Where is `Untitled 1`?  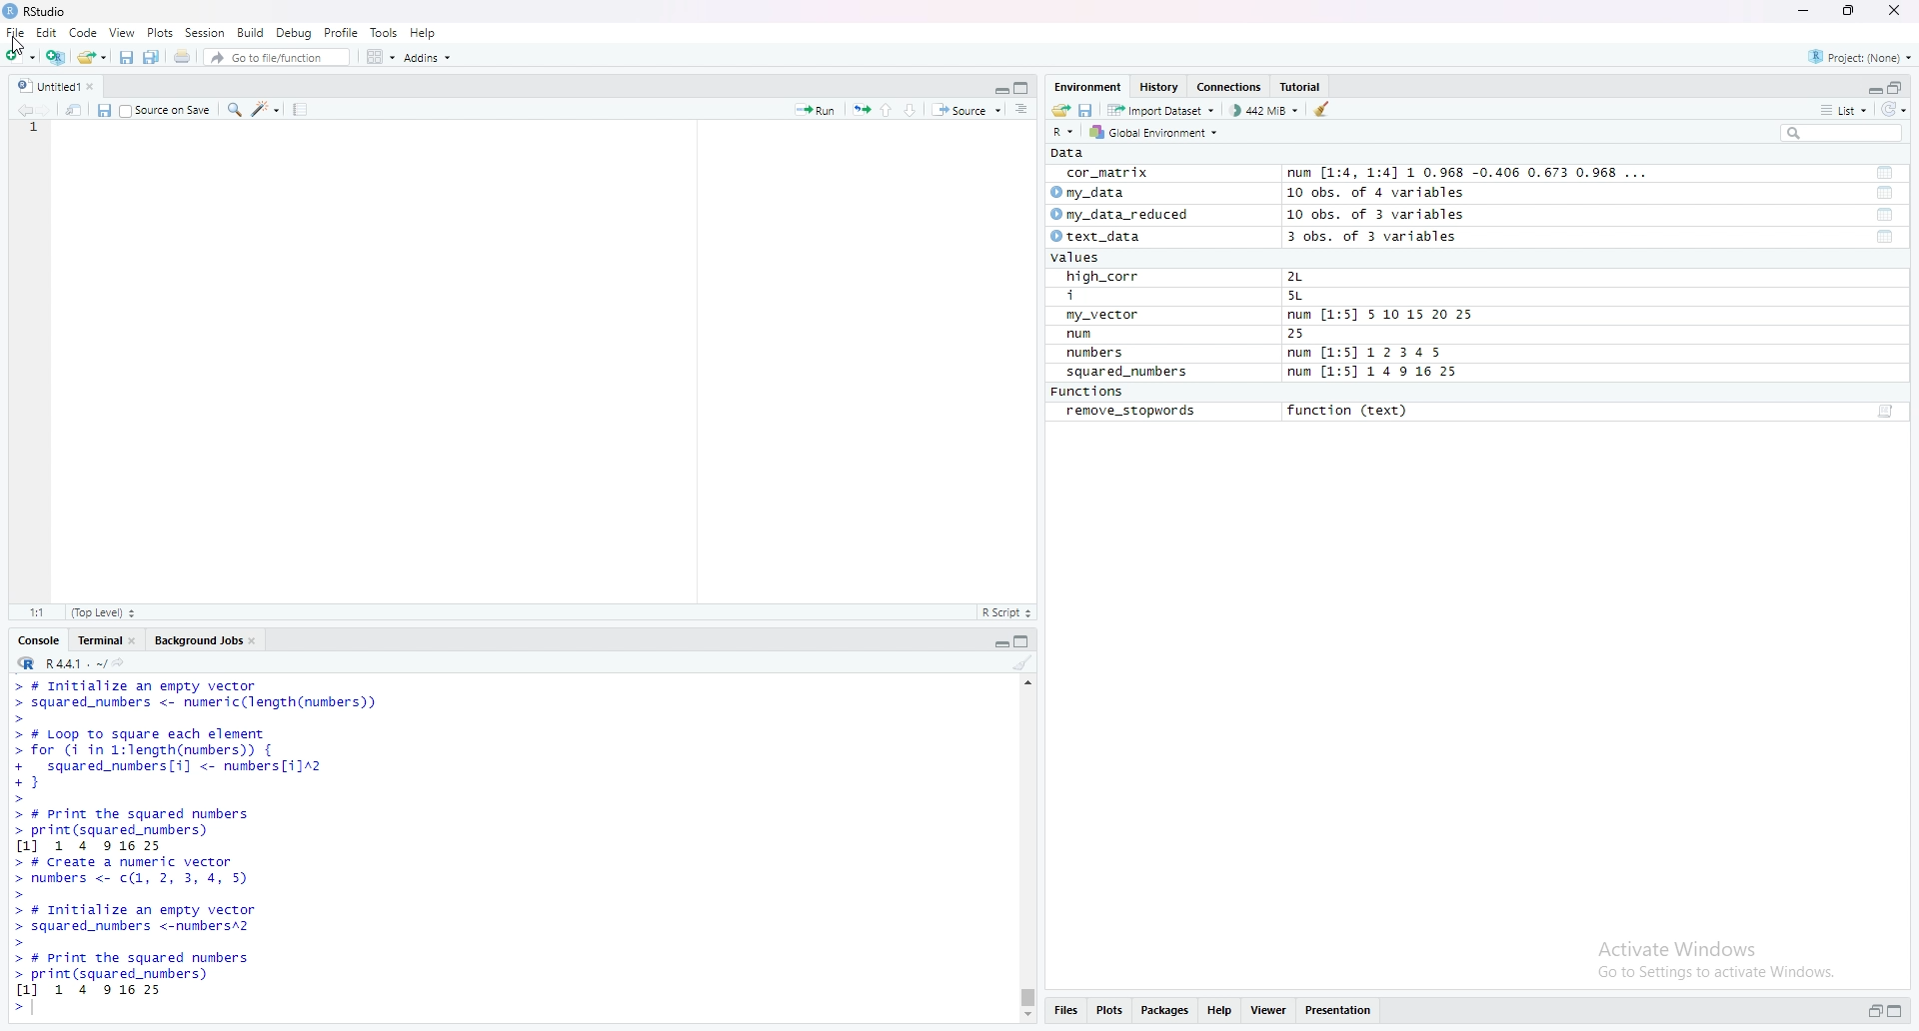 Untitled 1 is located at coordinates (42, 86).